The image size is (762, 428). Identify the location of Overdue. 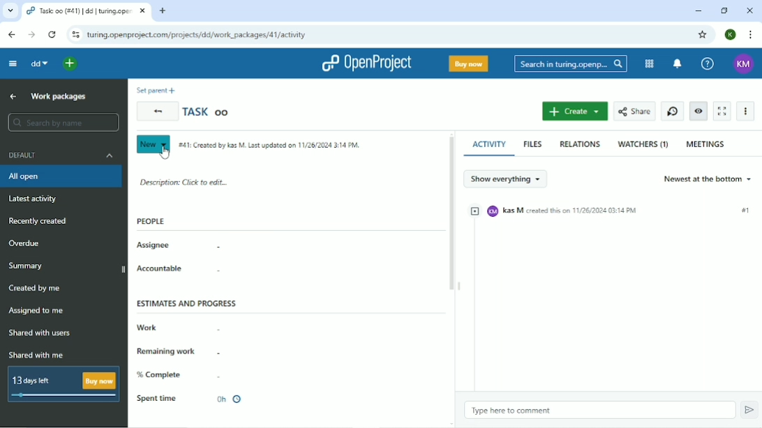
(28, 243).